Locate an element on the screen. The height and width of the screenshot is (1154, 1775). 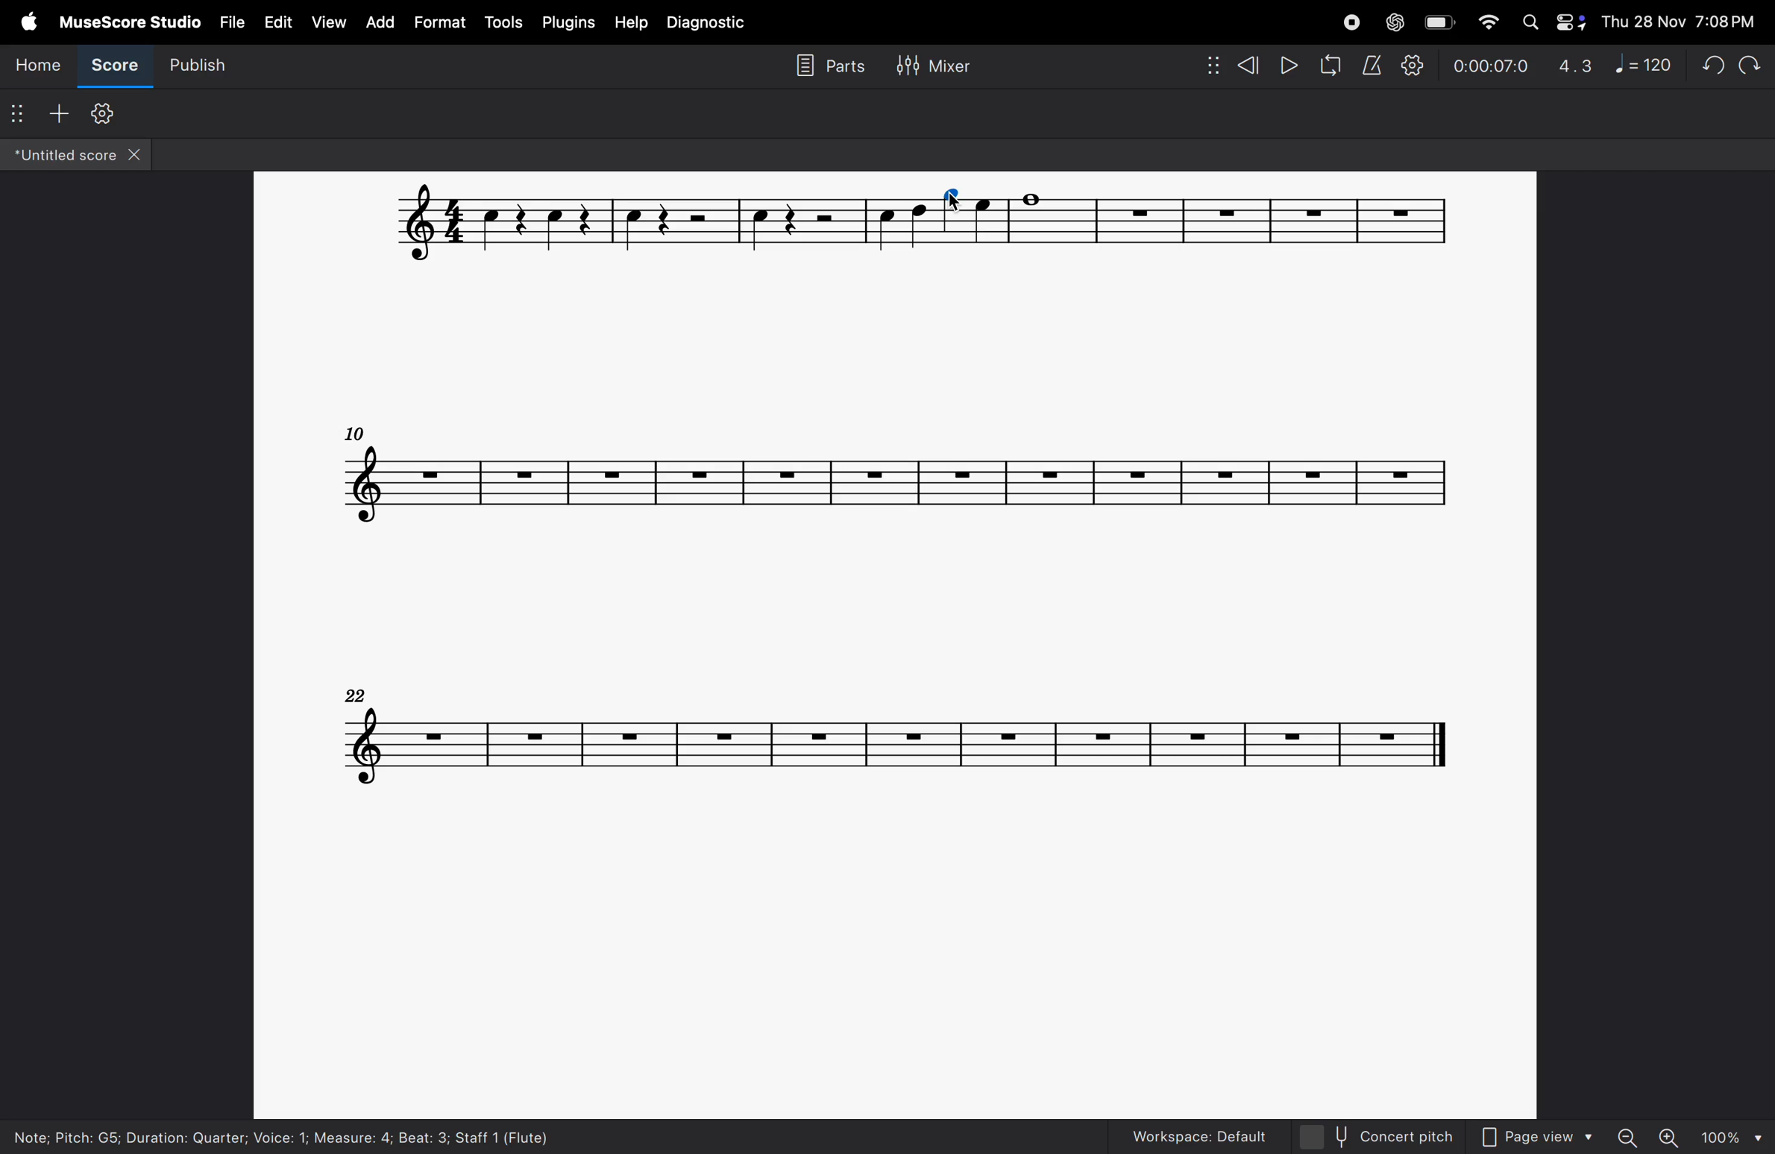
format is located at coordinates (438, 21).